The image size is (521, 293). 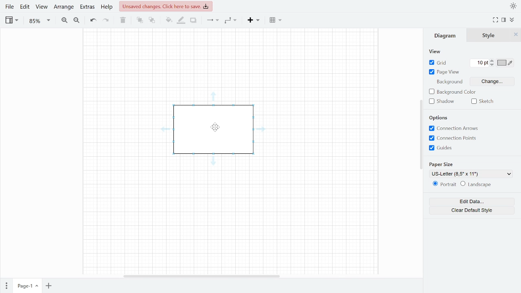 I want to click on scroll bar, so click(x=420, y=132).